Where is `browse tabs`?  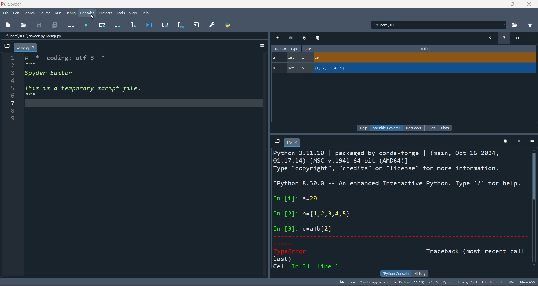 browse tabs is located at coordinates (277, 142).